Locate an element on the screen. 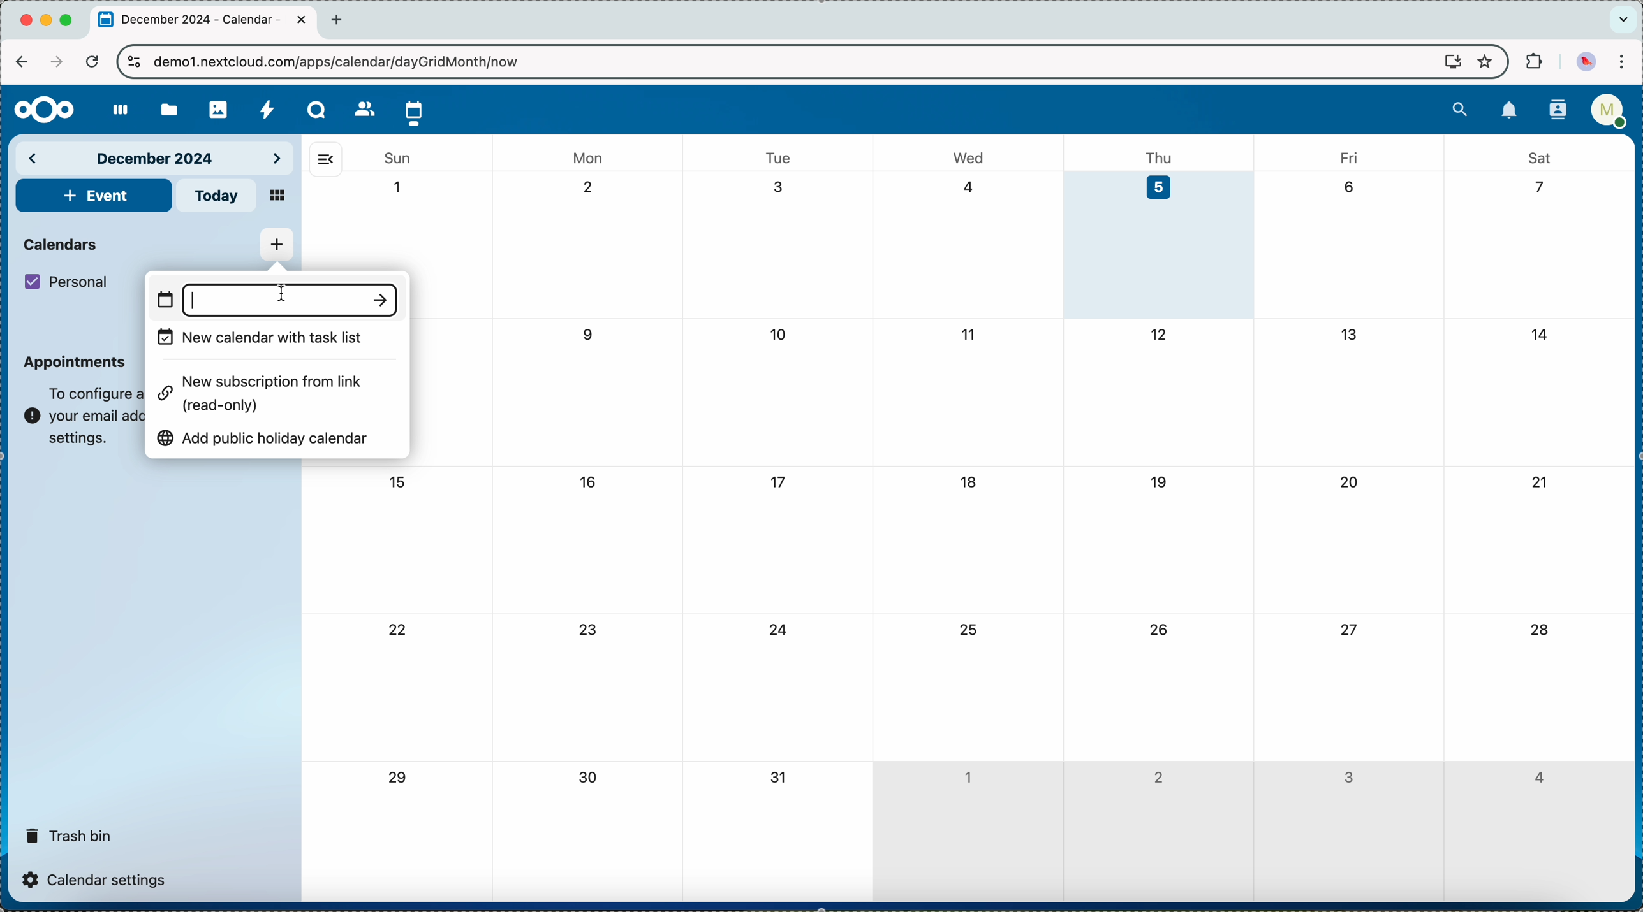 The width and height of the screenshot is (1643, 912). contacts is located at coordinates (1554, 112).